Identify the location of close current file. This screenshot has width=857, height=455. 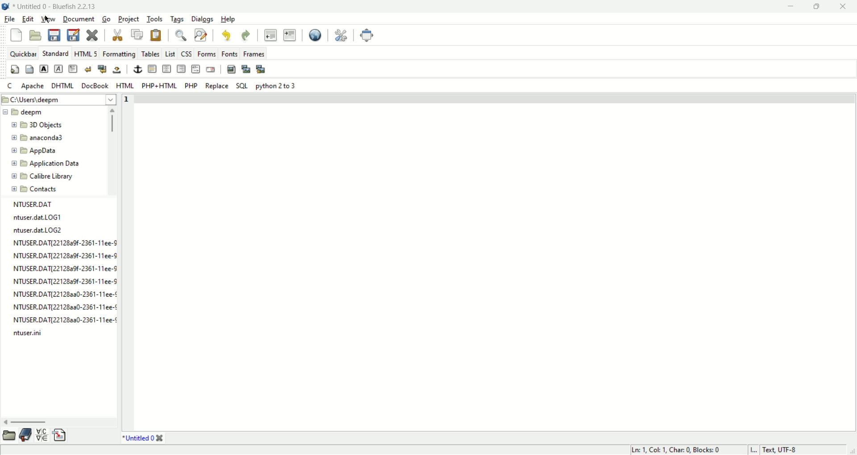
(92, 34).